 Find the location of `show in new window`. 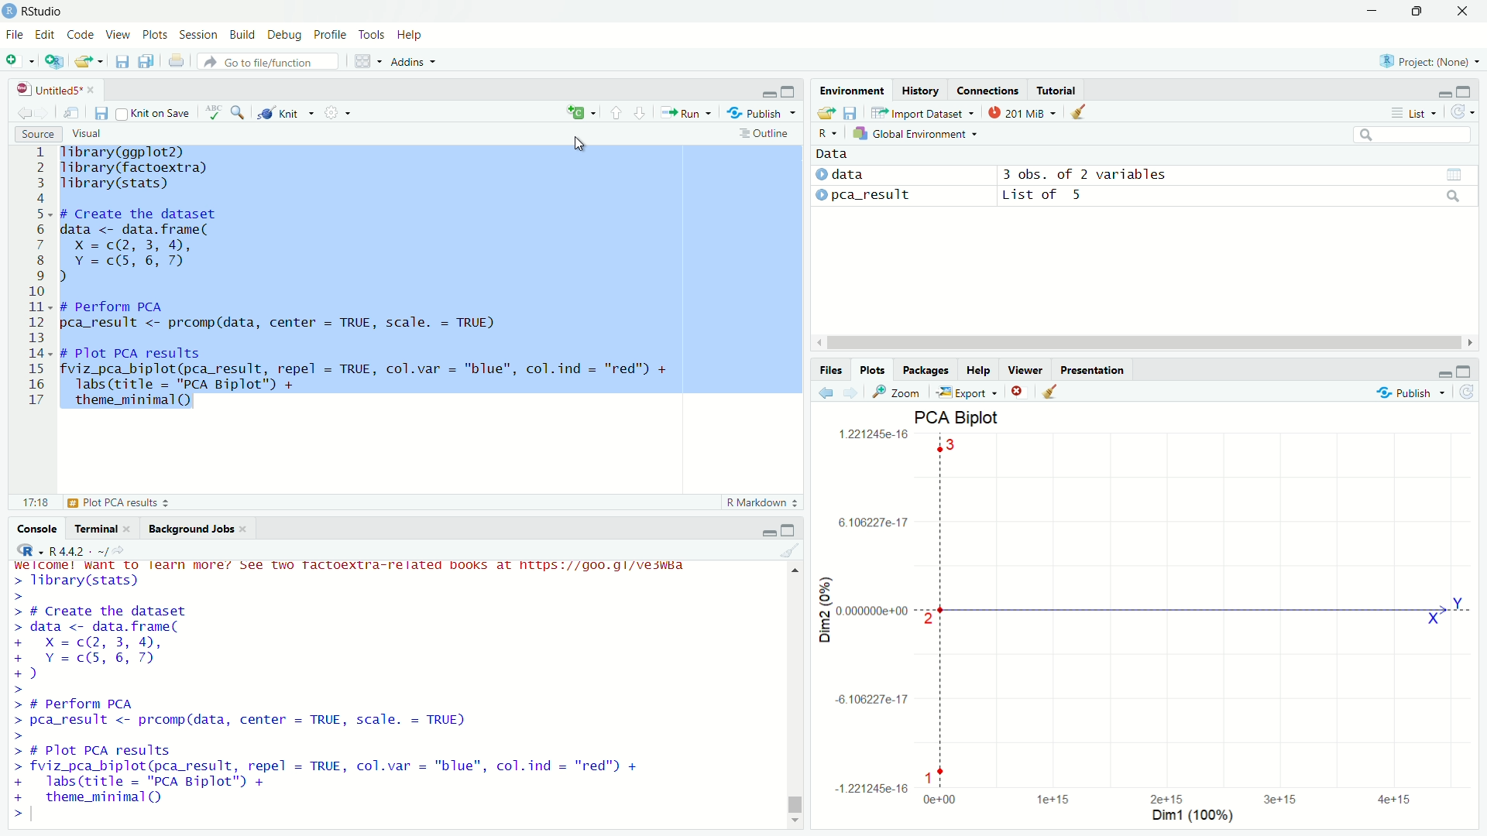

show in new window is located at coordinates (73, 113).